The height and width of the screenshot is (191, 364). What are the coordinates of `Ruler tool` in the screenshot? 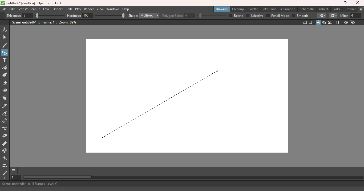 It's located at (4, 121).